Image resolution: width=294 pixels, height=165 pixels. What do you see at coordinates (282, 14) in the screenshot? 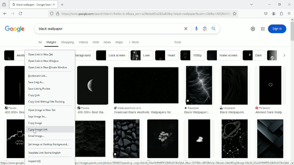
I see `Extensions` at bounding box center [282, 14].